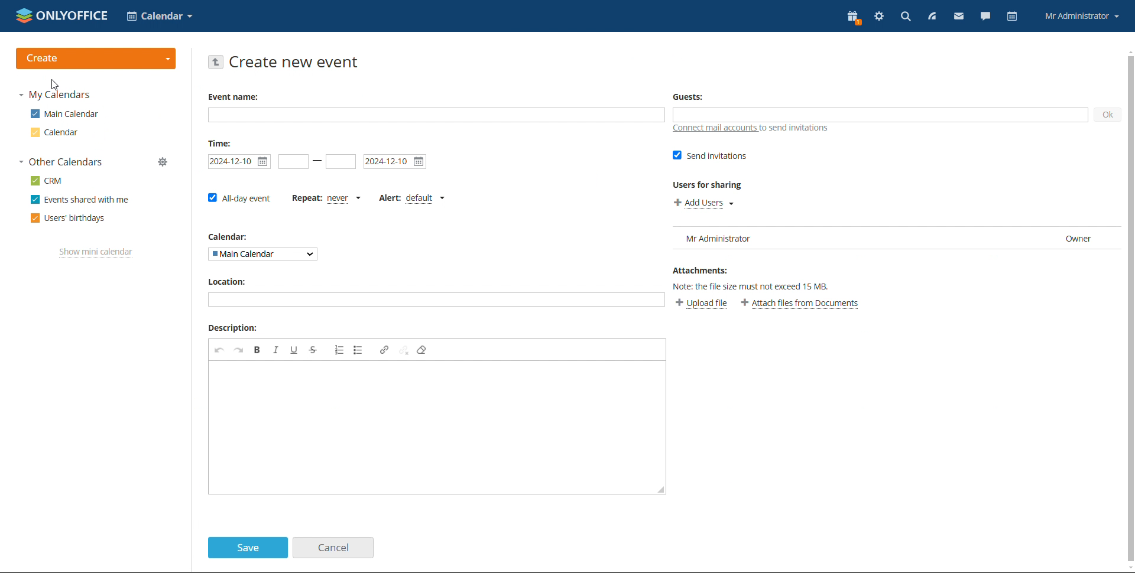 The height and width of the screenshot is (573, 1135). What do you see at coordinates (984, 17) in the screenshot?
I see `talk` at bounding box center [984, 17].